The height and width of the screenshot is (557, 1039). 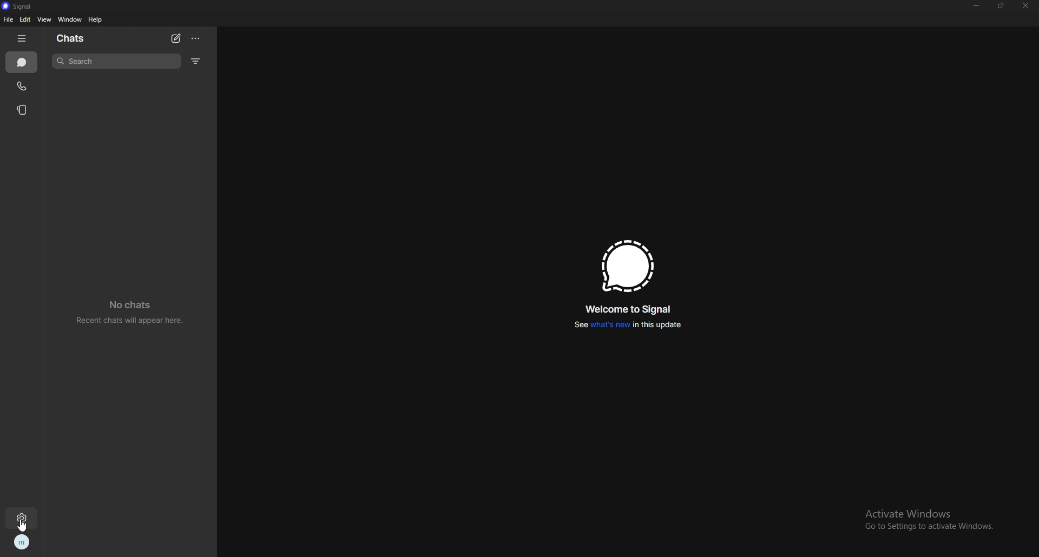 I want to click on see whats new in this update, so click(x=628, y=324).